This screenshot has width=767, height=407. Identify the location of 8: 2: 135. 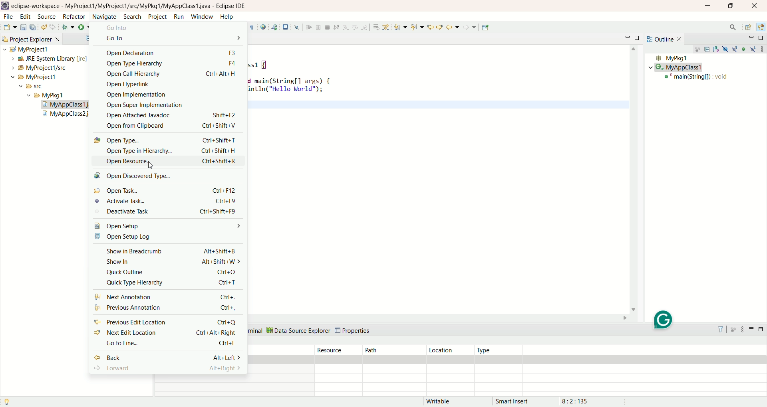
(584, 401).